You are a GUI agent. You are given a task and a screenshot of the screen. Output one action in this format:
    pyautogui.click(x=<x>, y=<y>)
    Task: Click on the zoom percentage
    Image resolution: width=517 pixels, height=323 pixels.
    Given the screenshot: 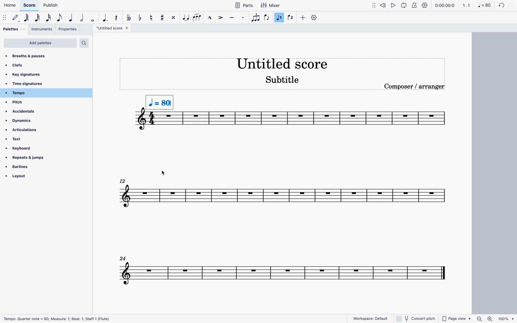 What is the action you would take?
    pyautogui.click(x=494, y=319)
    